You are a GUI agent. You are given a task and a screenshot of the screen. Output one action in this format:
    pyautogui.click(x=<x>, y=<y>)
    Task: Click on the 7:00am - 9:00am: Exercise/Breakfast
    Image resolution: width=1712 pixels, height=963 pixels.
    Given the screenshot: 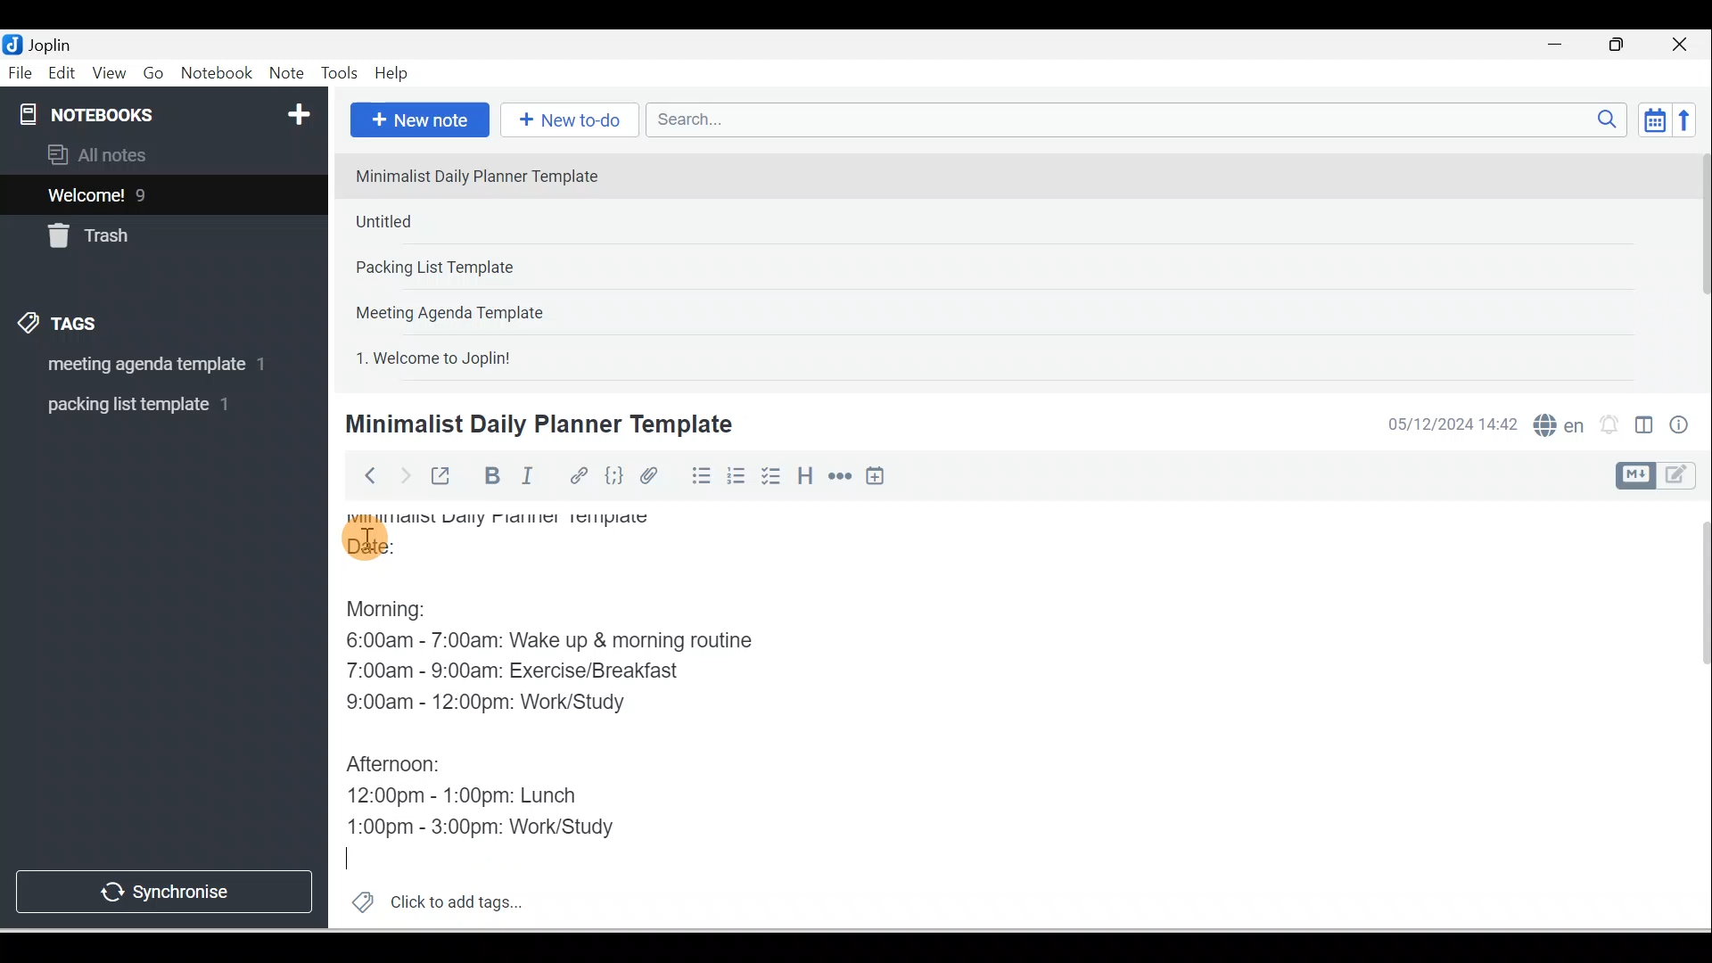 What is the action you would take?
    pyautogui.click(x=529, y=671)
    